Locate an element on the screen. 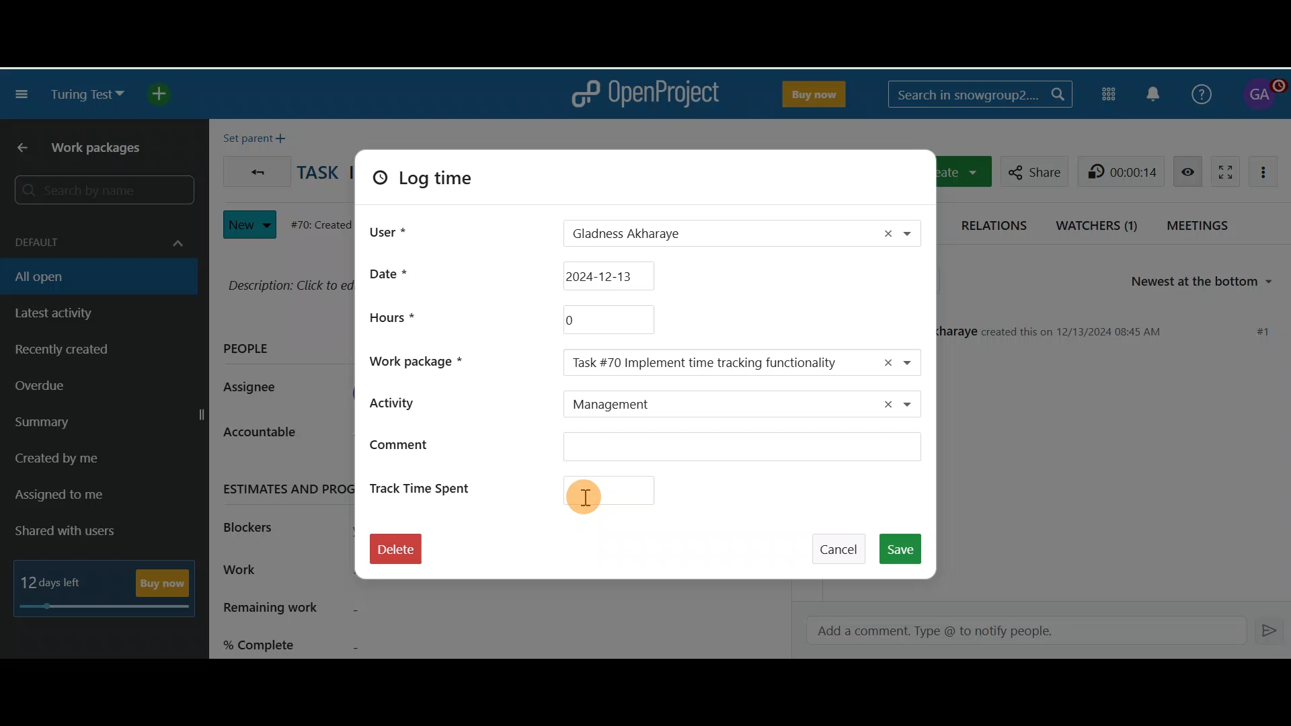 This screenshot has width=1291, height=726. New is located at coordinates (249, 221).